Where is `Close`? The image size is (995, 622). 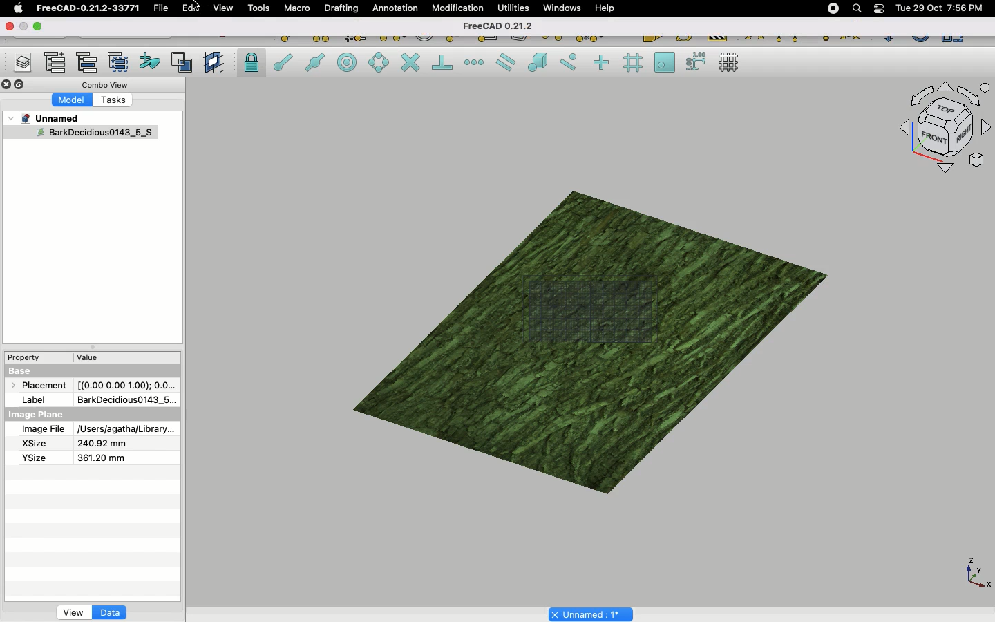
Close is located at coordinates (7, 86).